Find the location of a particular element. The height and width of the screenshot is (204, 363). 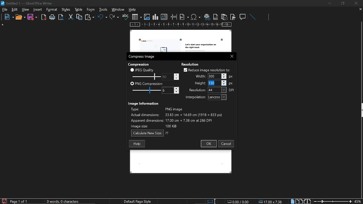

cut  is located at coordinates (71, 17).